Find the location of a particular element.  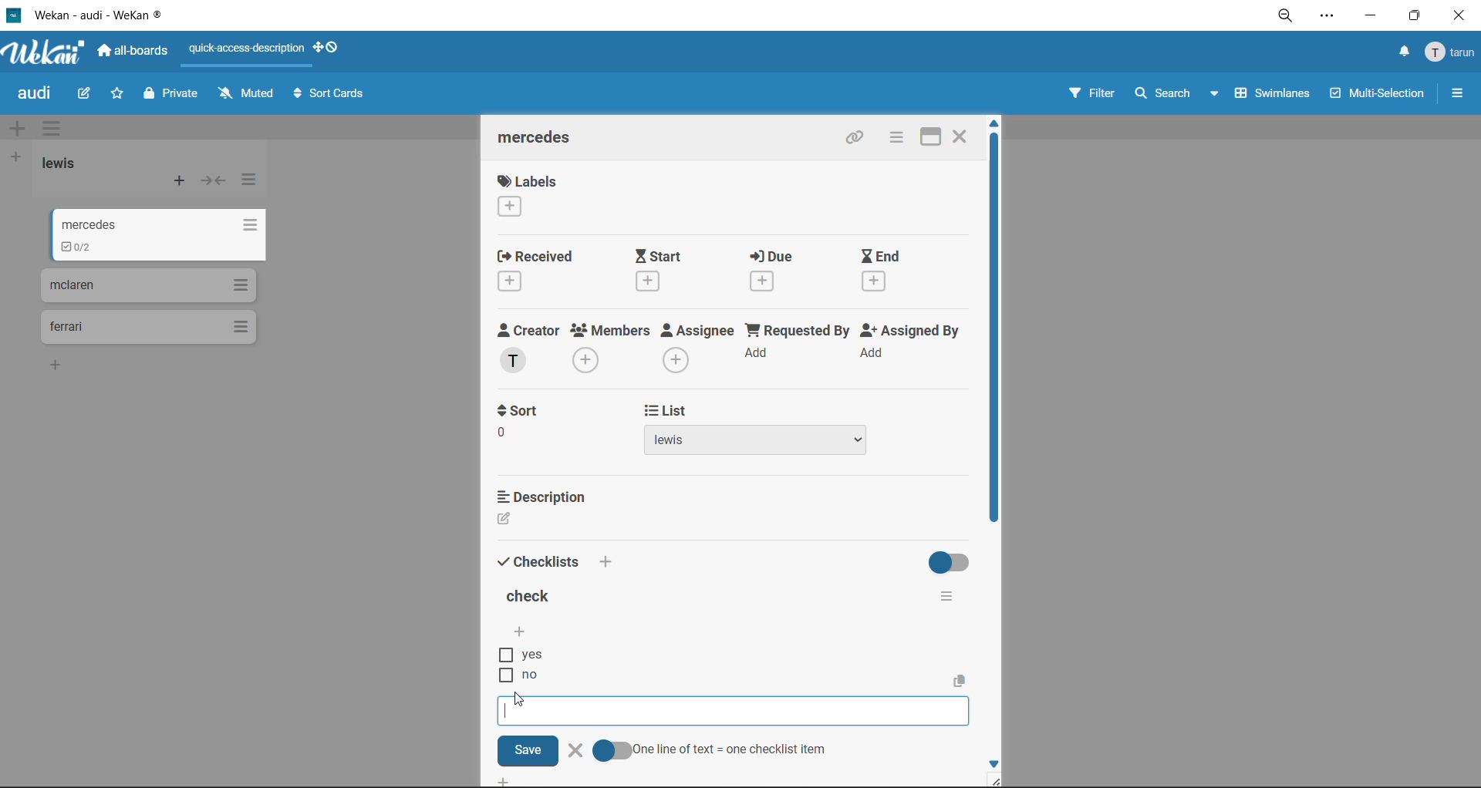

checklist actions is located at coordinates (957, 599).